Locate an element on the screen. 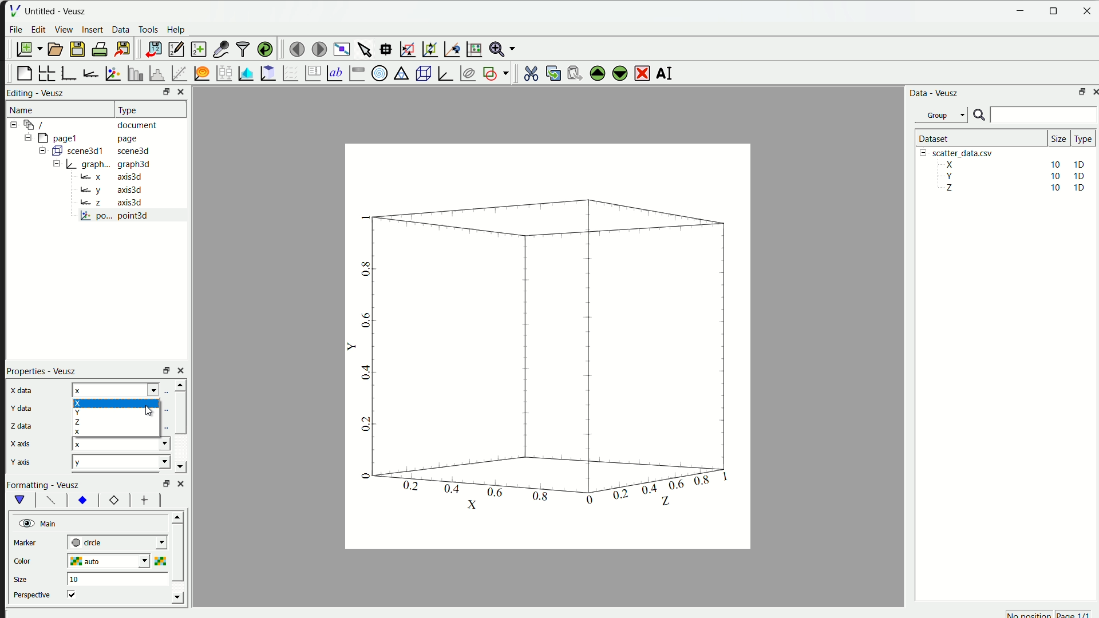 This screenshot has height=618, width=1099. search bar is located at coordinates (1045, 115).